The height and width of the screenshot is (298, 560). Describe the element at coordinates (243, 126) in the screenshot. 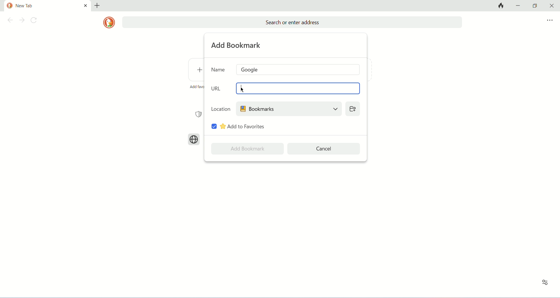

I see `add to favorites` at that location.